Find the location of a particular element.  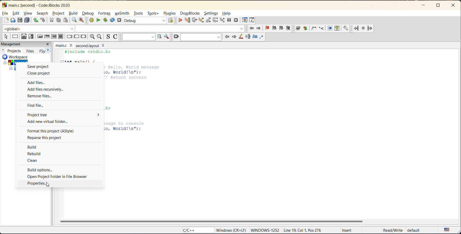

break debugger is located at coordinates (229, 20).